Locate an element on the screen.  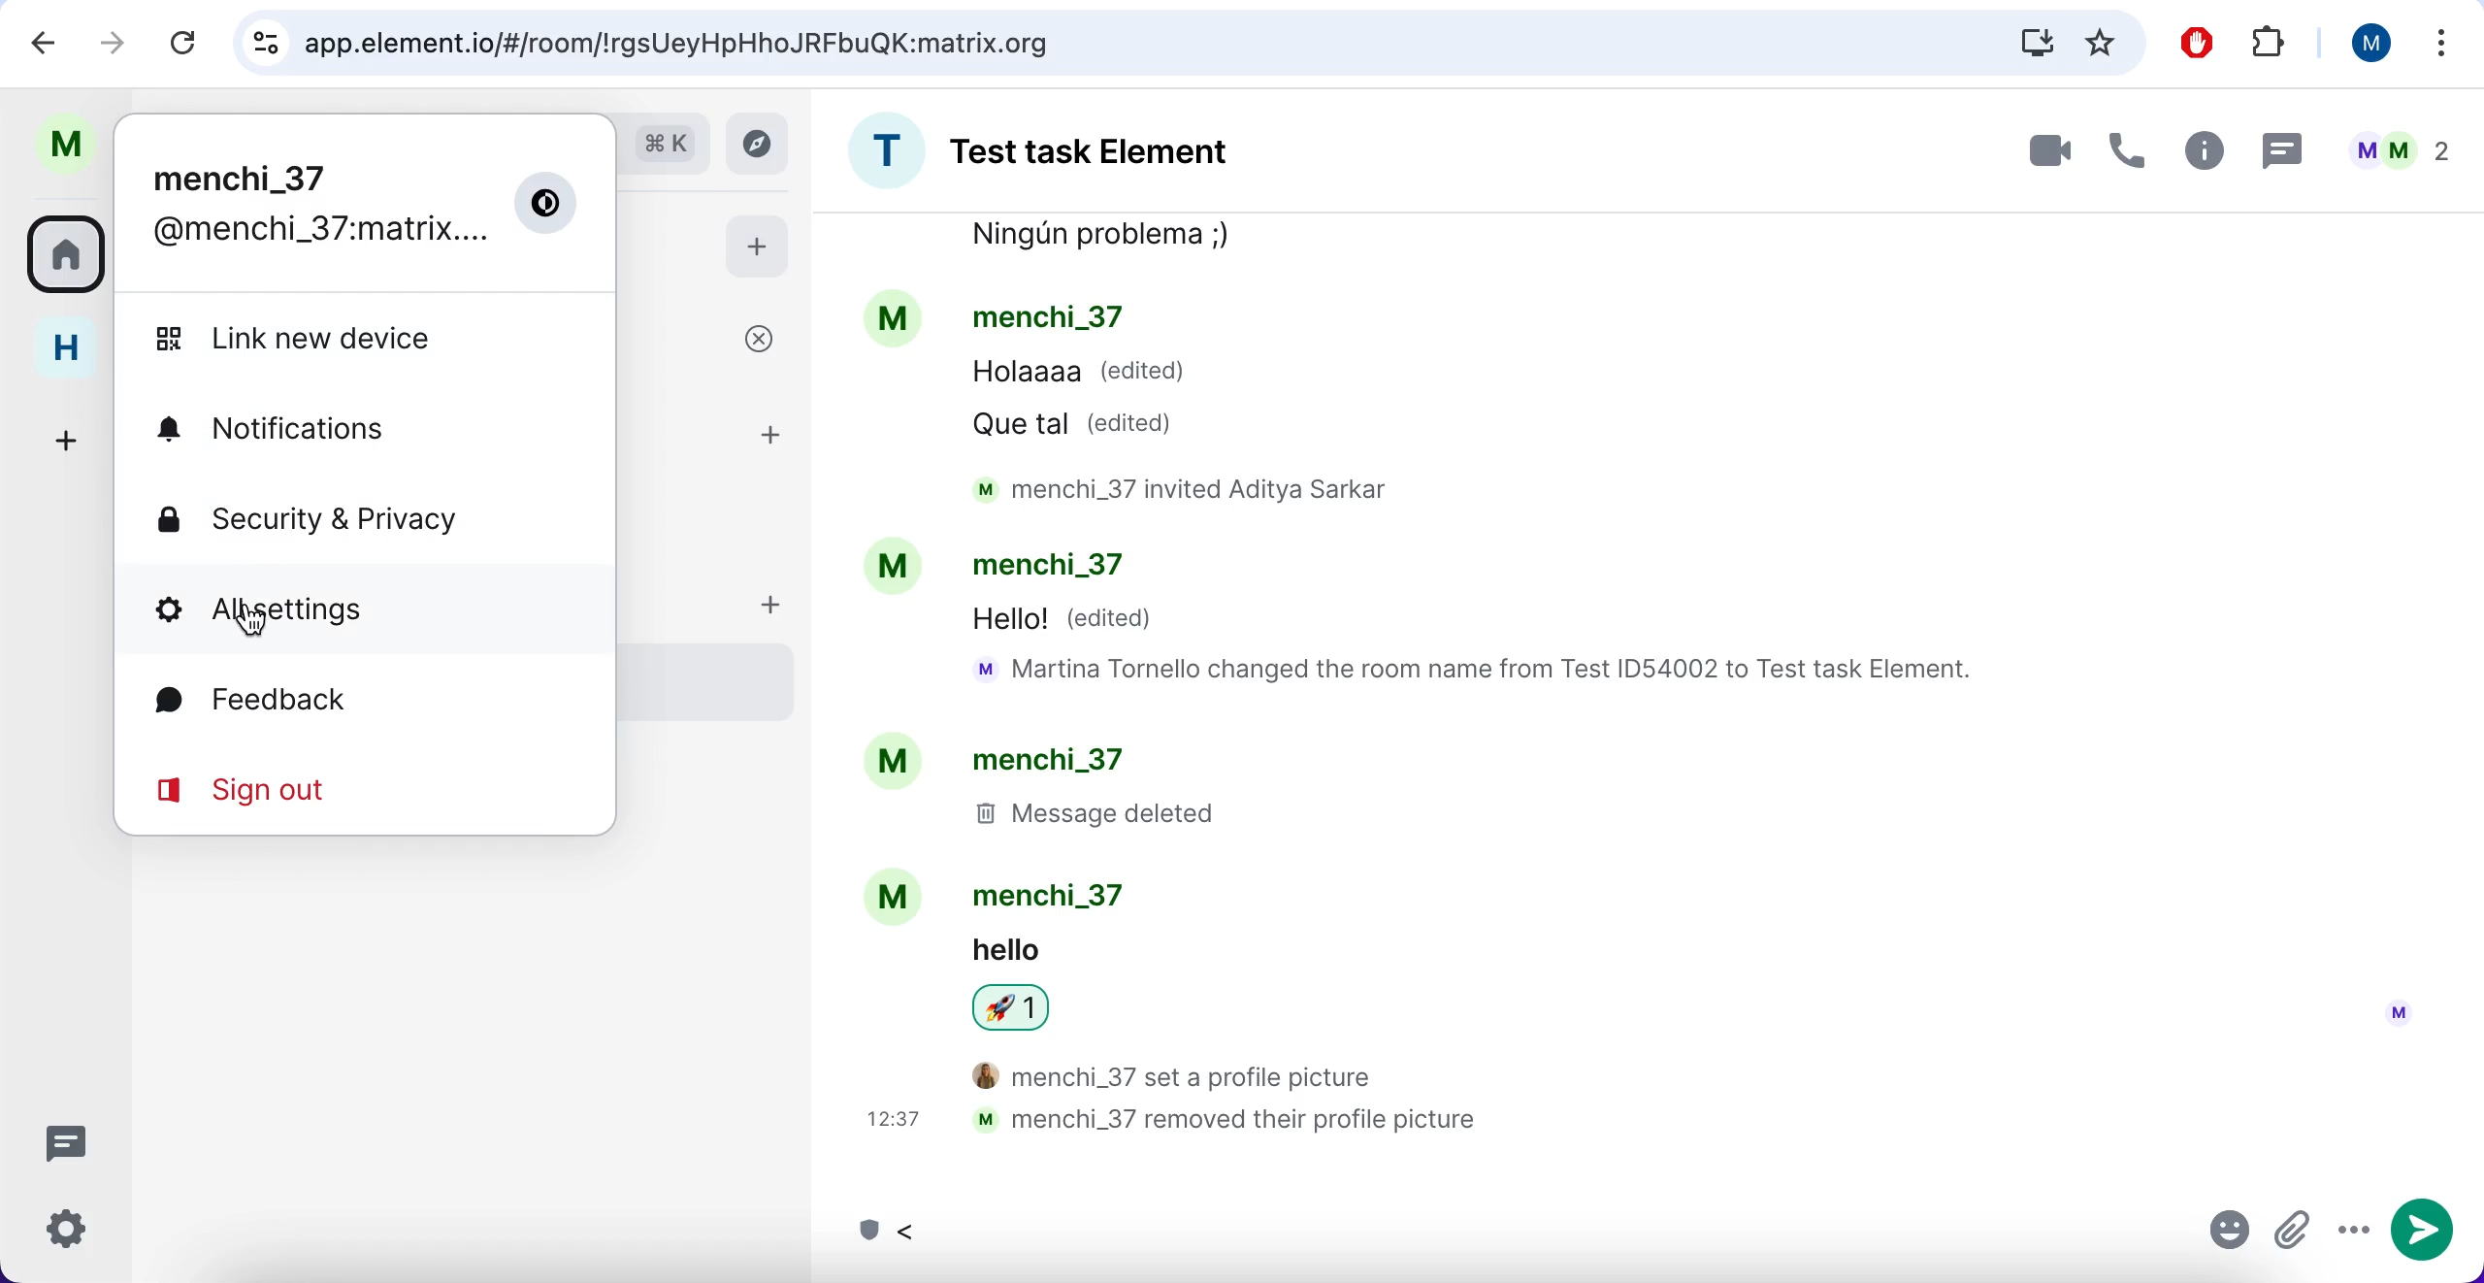
add is located at coordinates (776, 437).